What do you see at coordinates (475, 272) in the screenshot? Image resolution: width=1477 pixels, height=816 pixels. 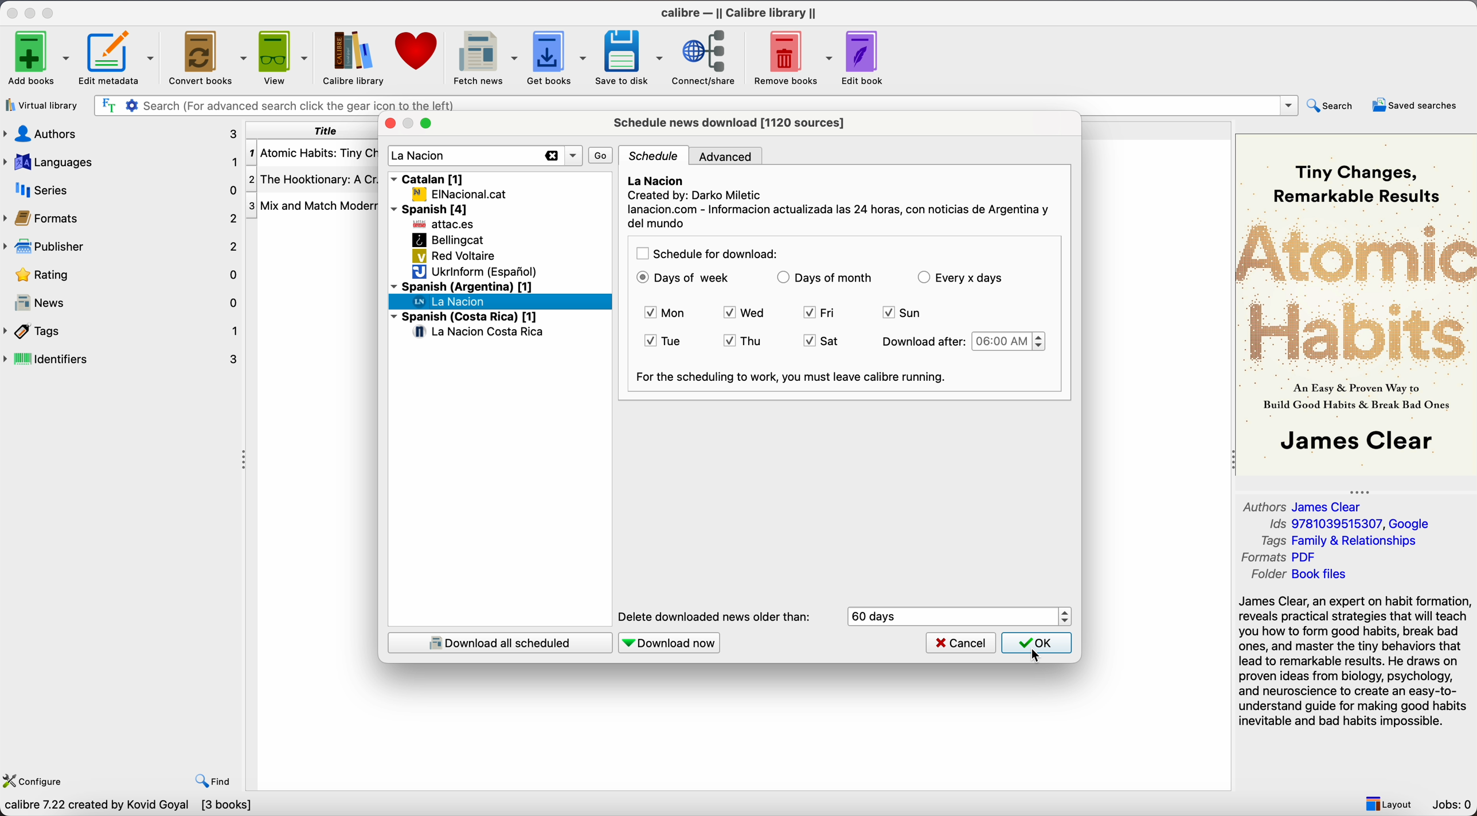 I see `Ukrinform (Español)` at bounding box center [475, 272].